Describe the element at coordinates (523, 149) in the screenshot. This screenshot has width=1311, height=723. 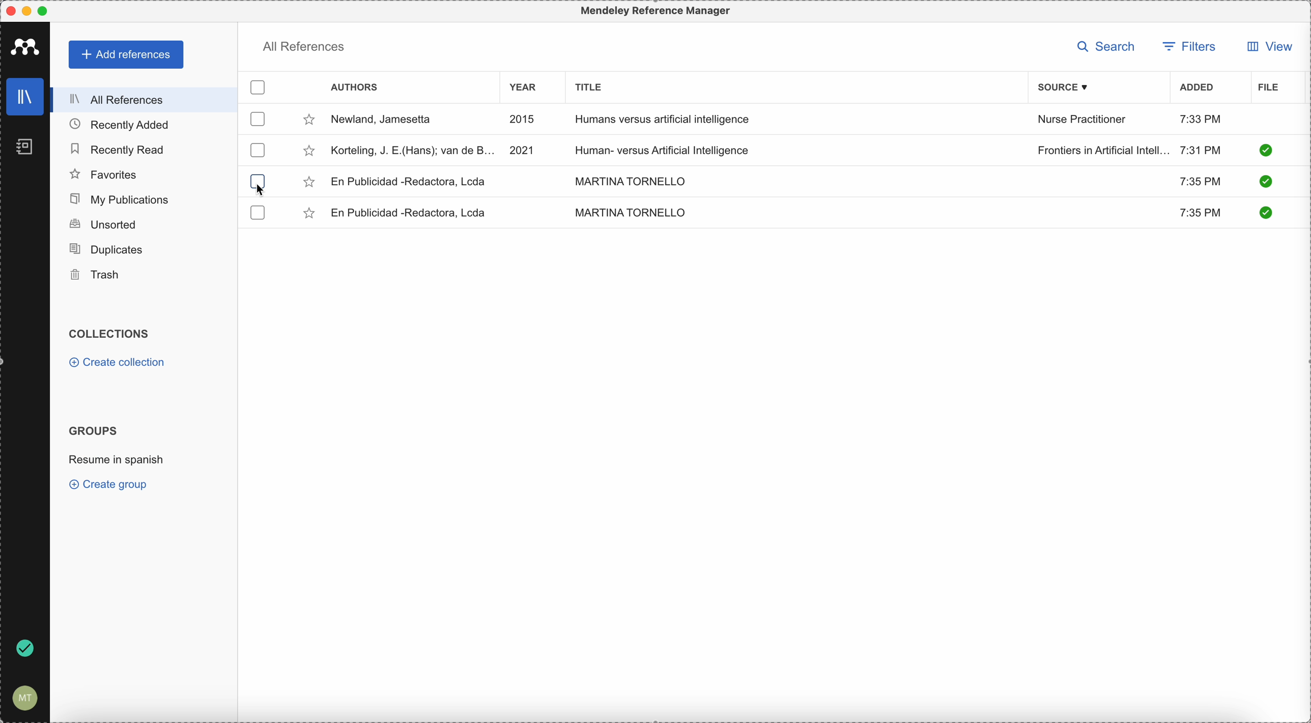
I see `2021` at that location.